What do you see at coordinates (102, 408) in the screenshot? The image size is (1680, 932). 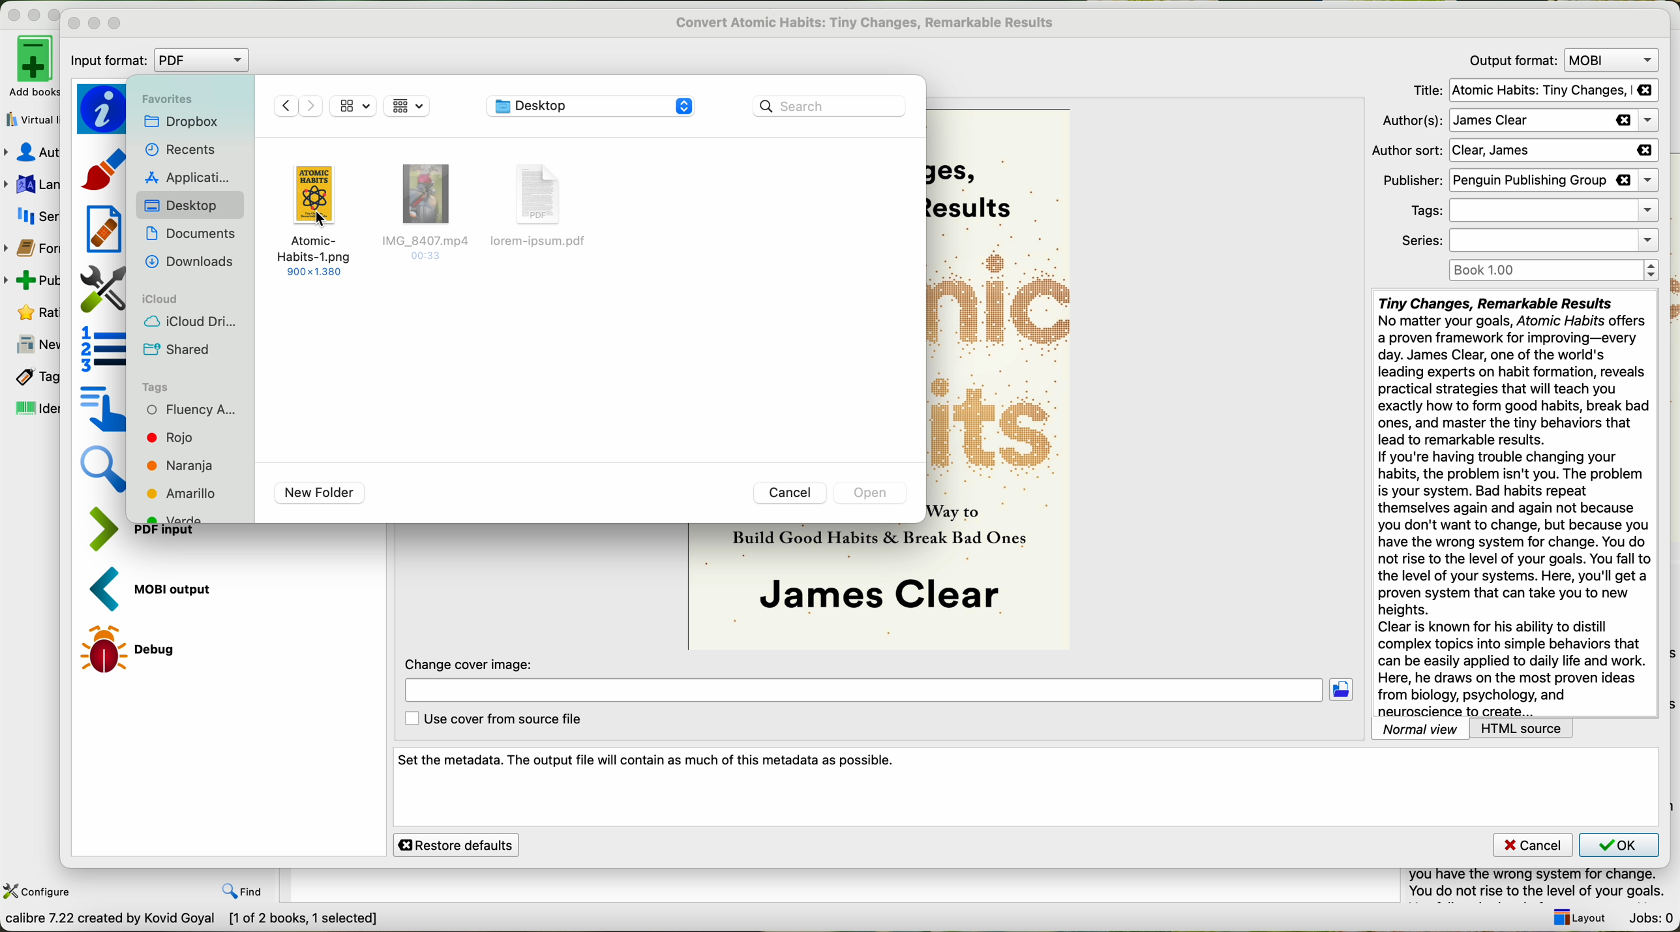 I see `table of contents` at bounding box center [102, 408].